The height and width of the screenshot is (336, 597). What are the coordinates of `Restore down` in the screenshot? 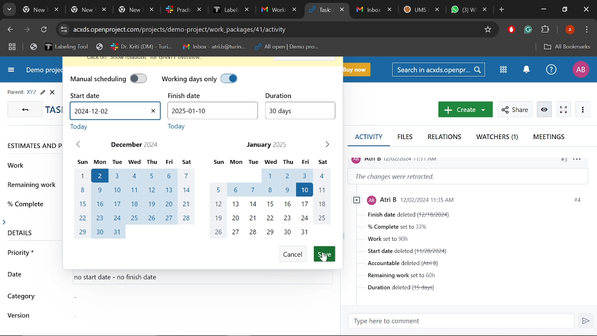 It's located at (565, 9).